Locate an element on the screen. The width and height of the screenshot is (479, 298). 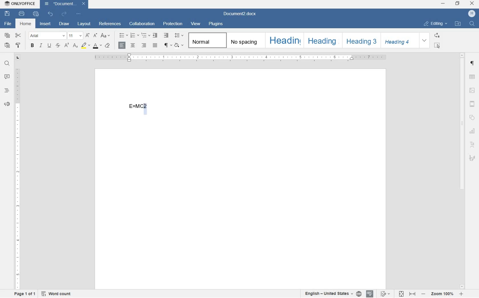
strikethrough is located at coordinates (58, 46).